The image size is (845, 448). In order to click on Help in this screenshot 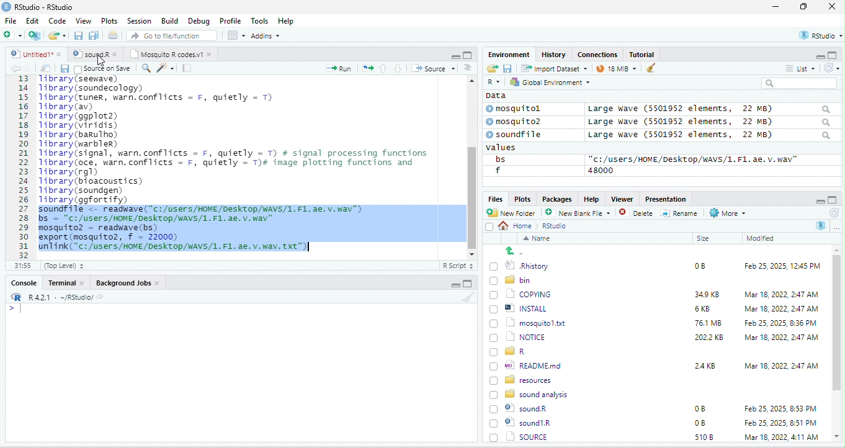, I will do `click(287, 22)`.